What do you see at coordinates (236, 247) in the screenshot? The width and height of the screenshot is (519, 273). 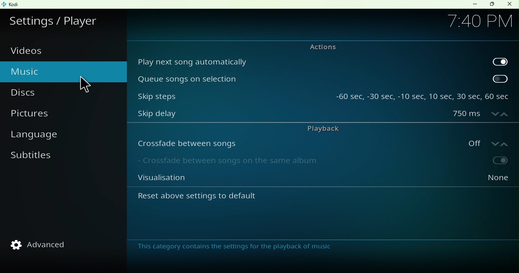 I see `Note` at bounding box center [236, 247].